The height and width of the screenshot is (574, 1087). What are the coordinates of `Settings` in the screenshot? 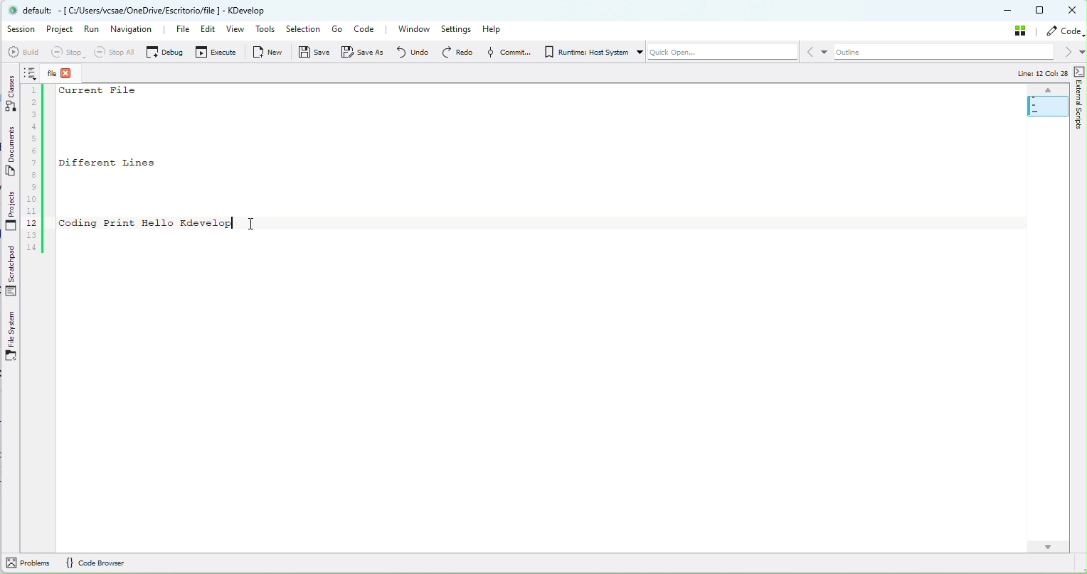 It's located at (458, 29).